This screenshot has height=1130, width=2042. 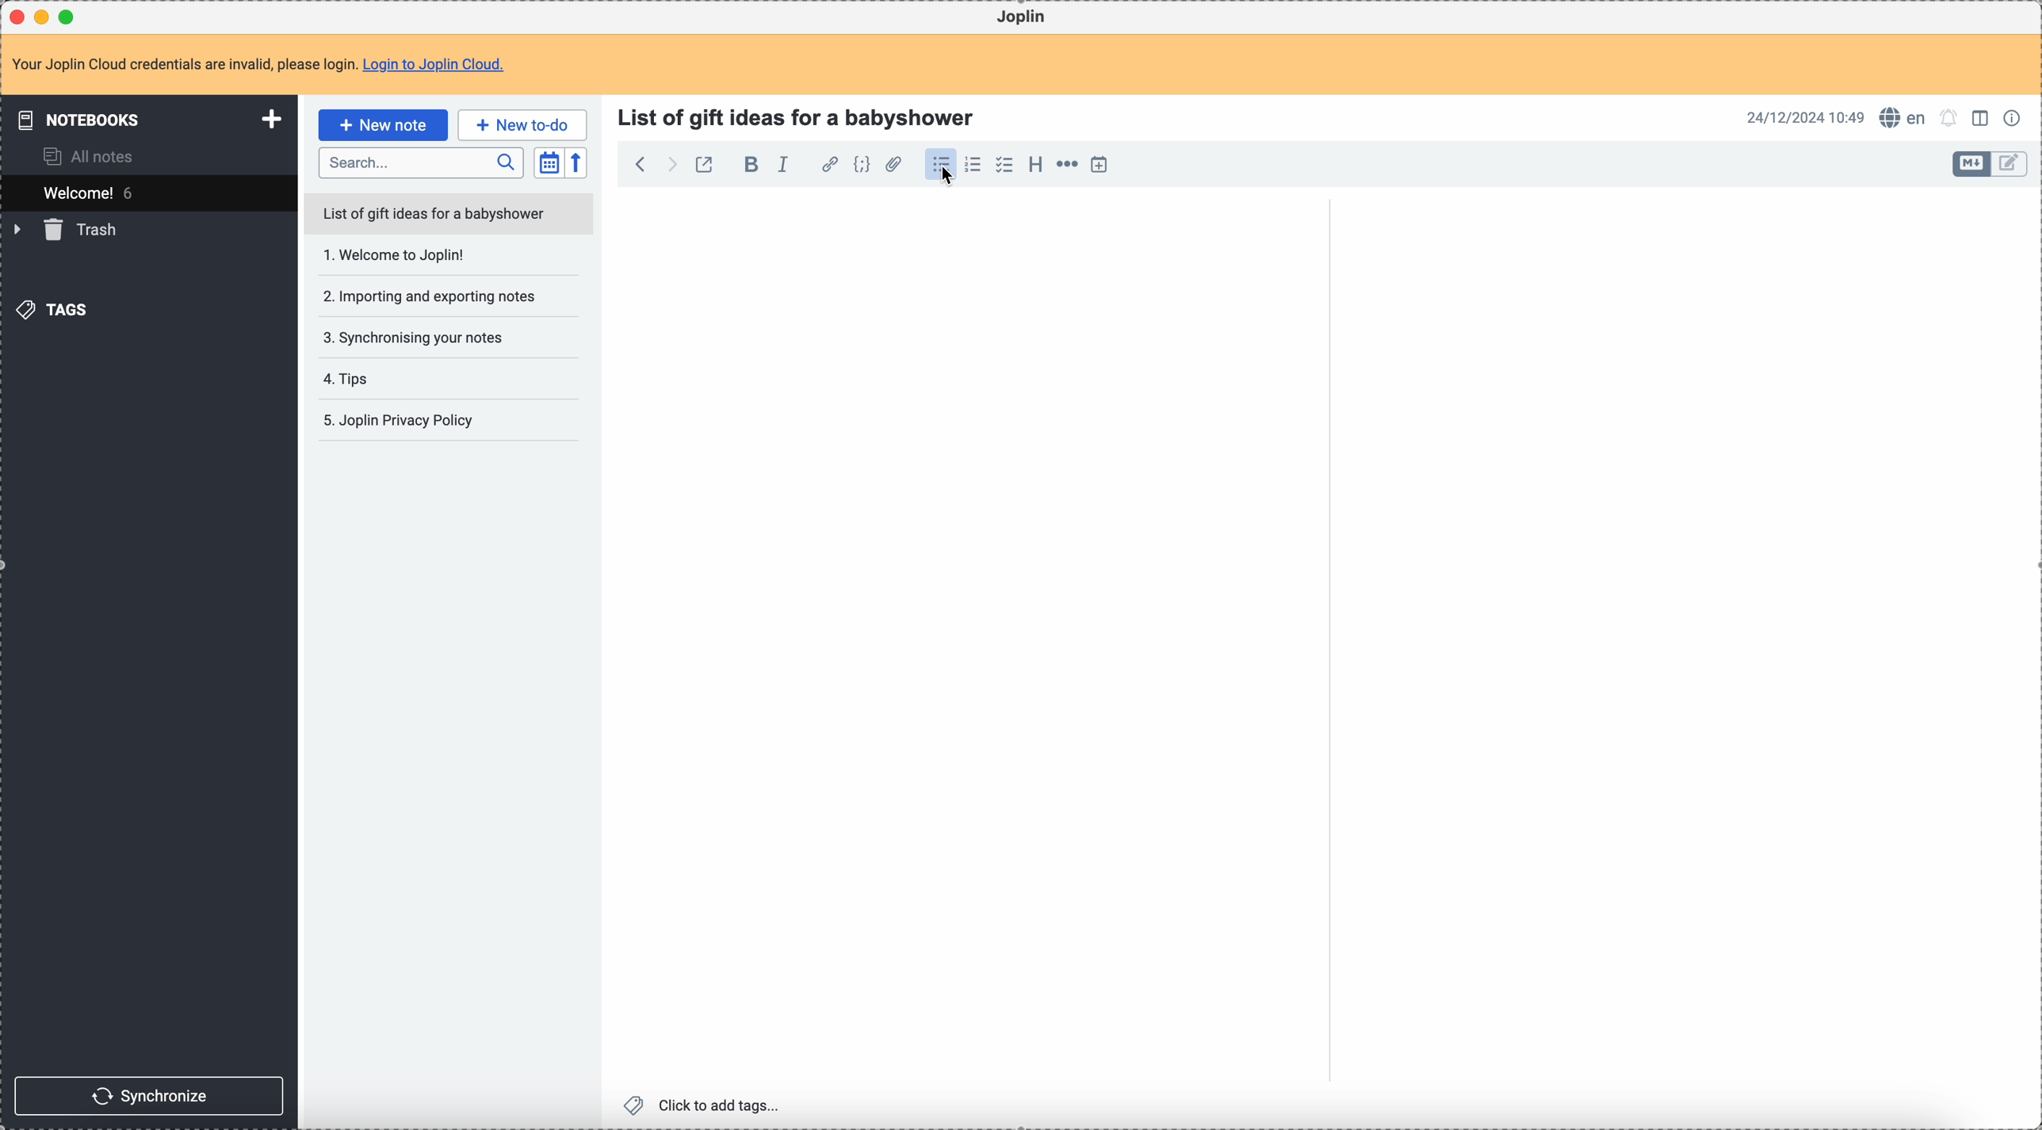 I want to click on search bar, so click(x=421, y=163).